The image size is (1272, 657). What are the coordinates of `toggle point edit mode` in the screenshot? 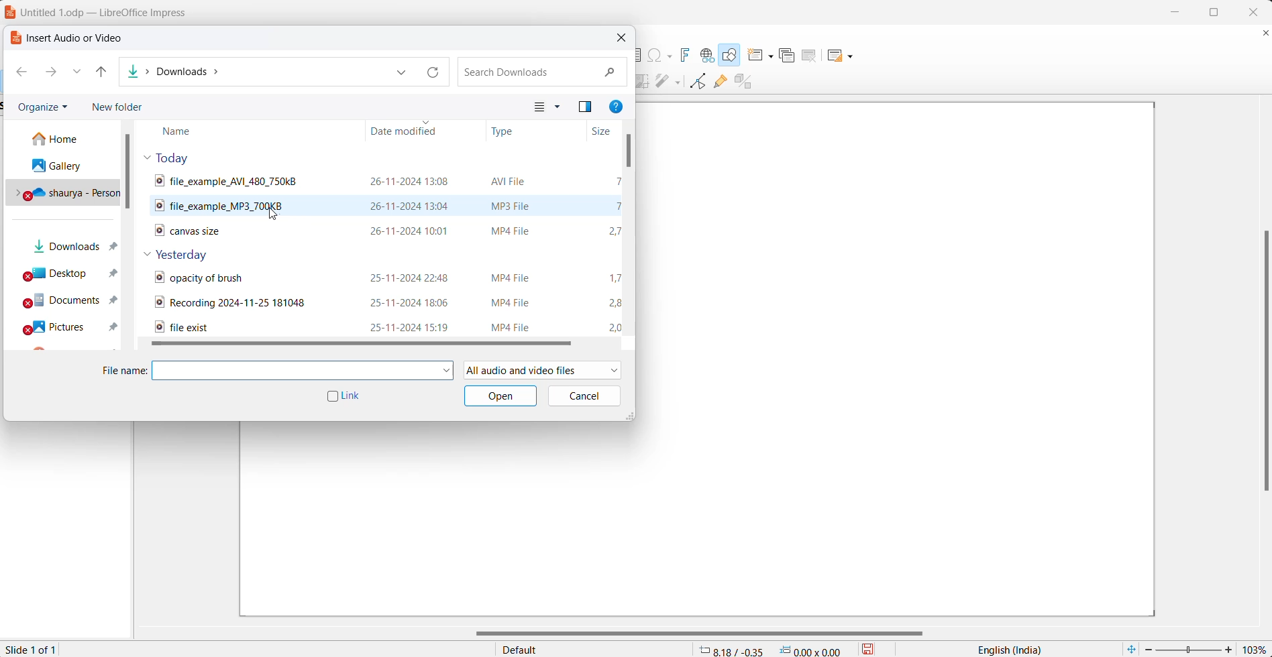 It's located at (697, 84).